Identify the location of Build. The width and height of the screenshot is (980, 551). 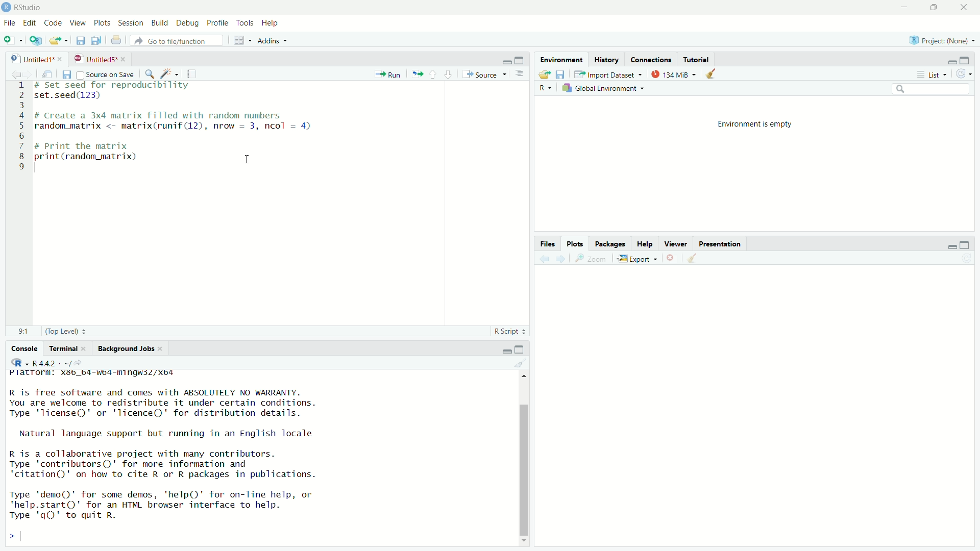
(159, 21).